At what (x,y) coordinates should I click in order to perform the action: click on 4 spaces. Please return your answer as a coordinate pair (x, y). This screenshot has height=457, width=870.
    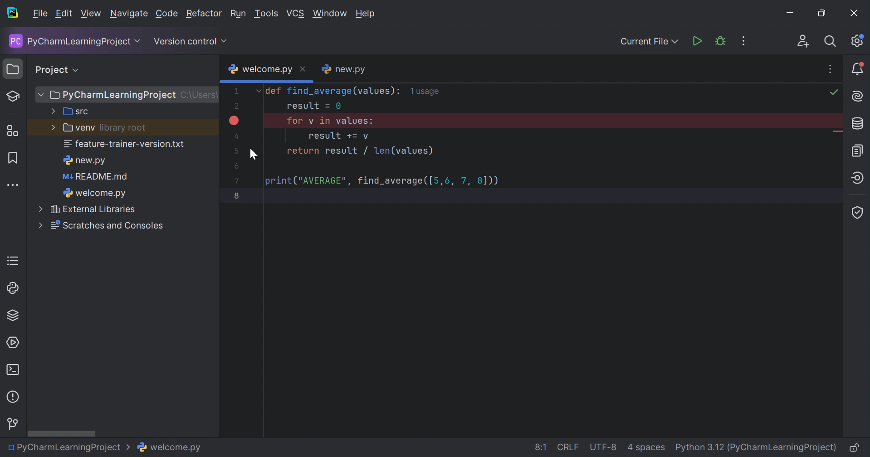
    Looking at the image, I should click on (647, 447).